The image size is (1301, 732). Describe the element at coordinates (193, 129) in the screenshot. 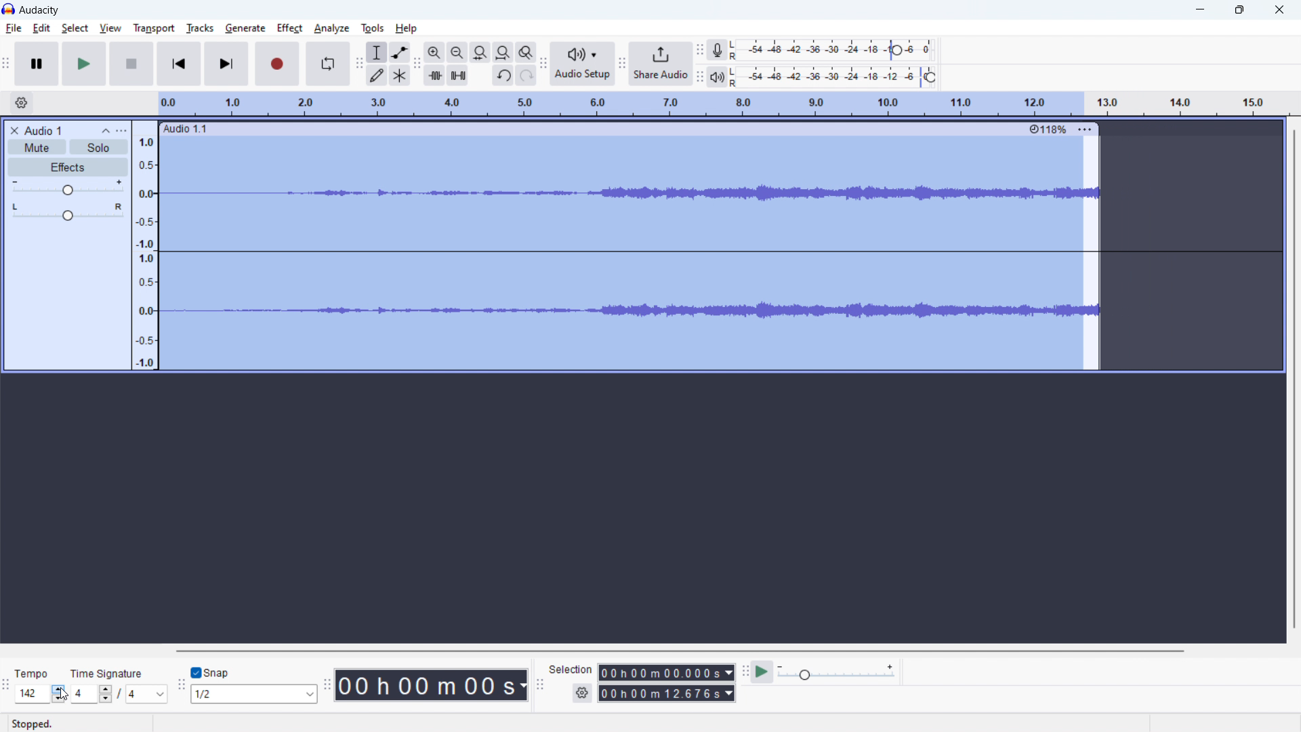

I see `Audio` at that location.